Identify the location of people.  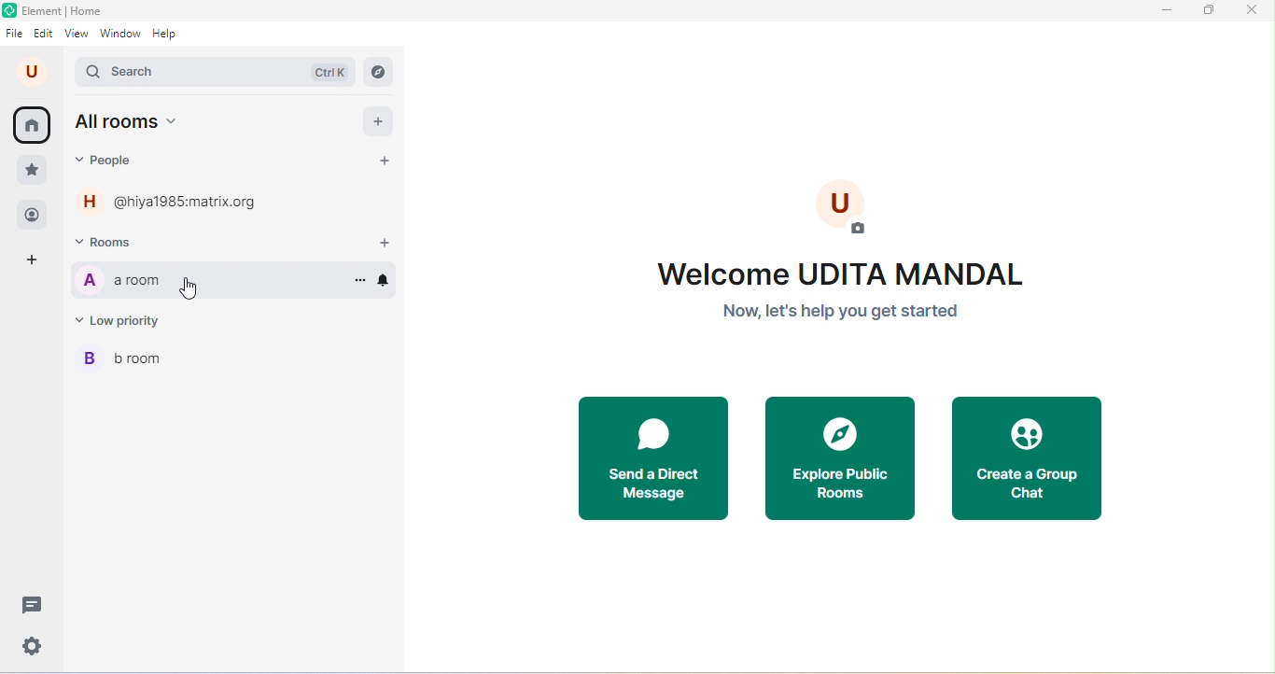
(33, 218).